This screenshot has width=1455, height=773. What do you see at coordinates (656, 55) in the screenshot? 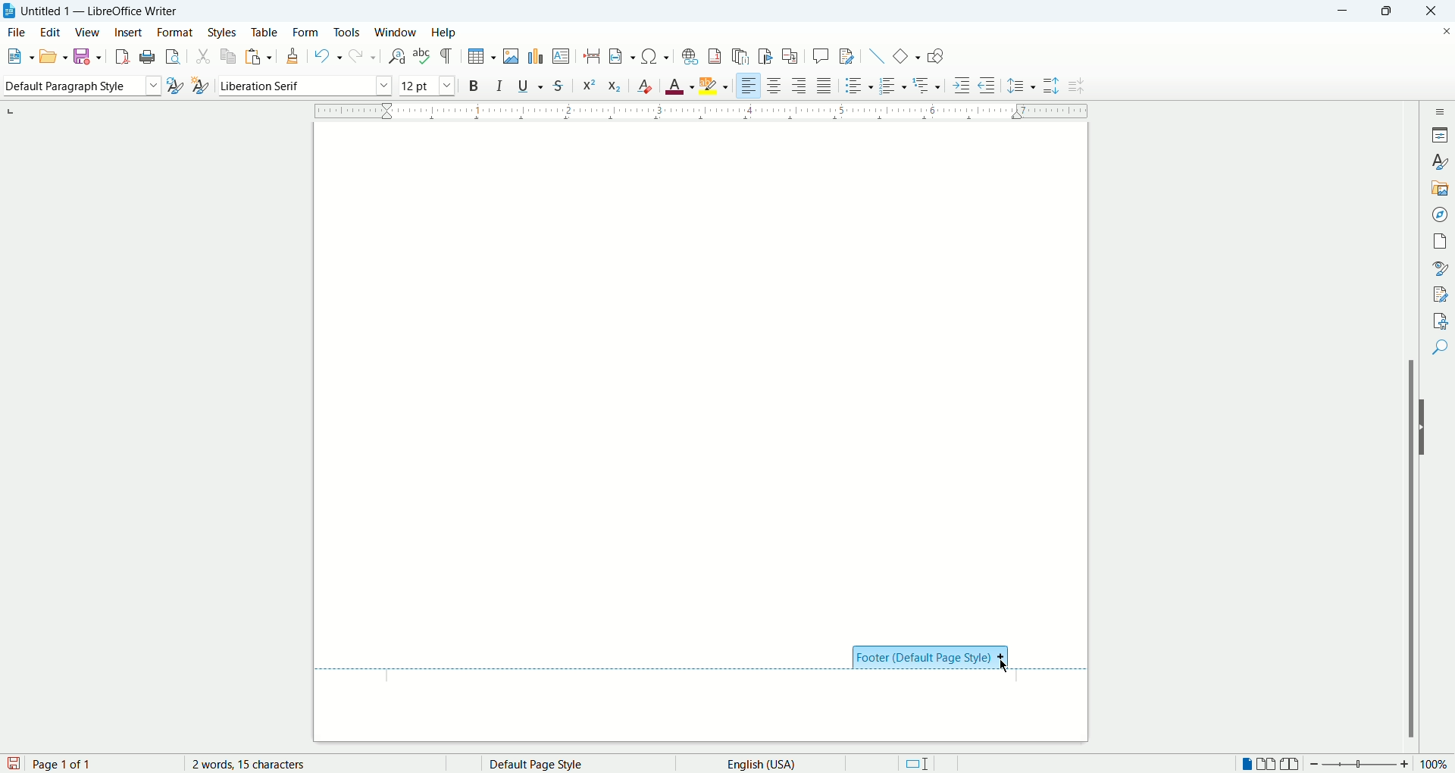
I see `insert symbol` at bounding box center [656, 55].